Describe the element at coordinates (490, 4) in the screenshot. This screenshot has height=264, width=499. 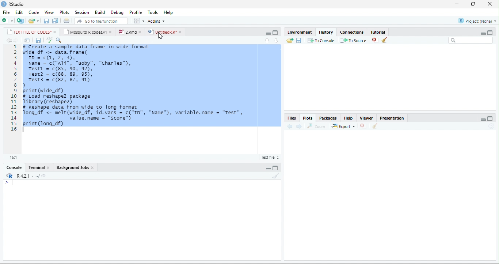
I see `close` at that location.